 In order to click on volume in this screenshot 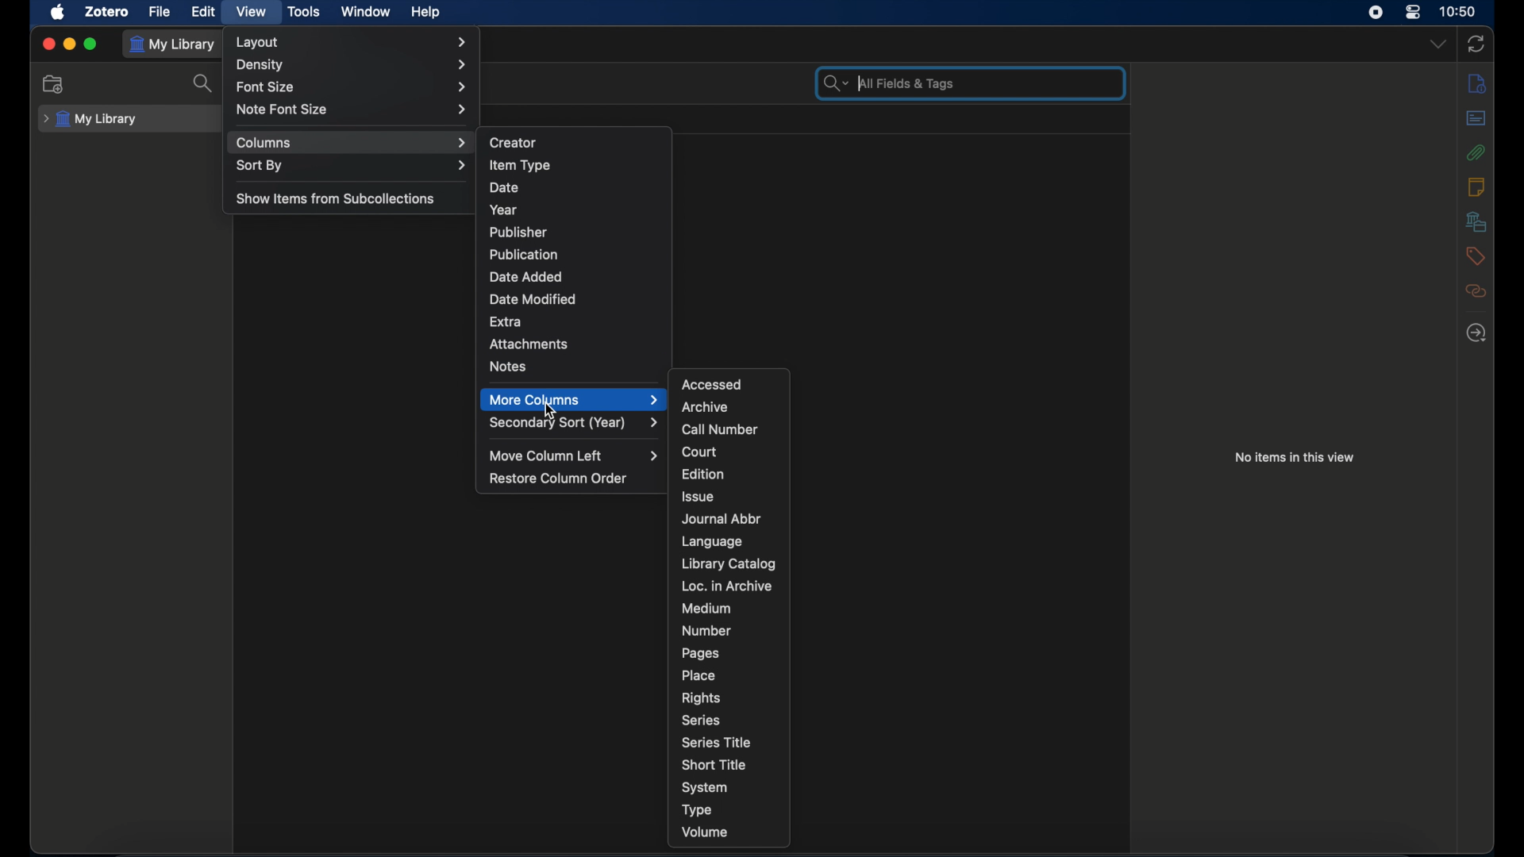, I will do `click(705, 832)`.